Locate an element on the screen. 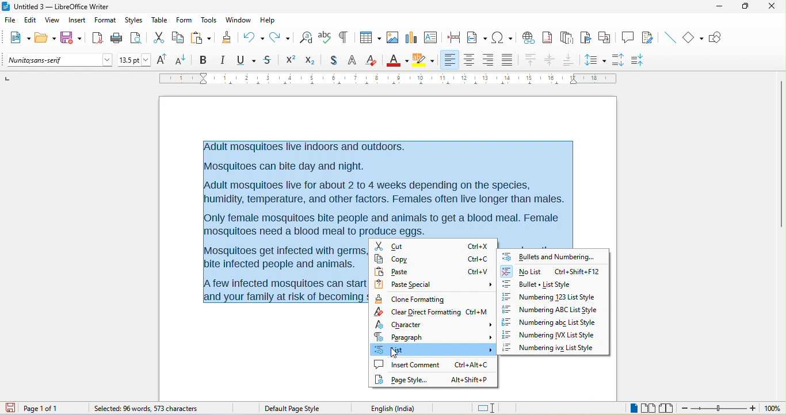 The image size is (786, 415). paste is located at coordinates (432, 272).